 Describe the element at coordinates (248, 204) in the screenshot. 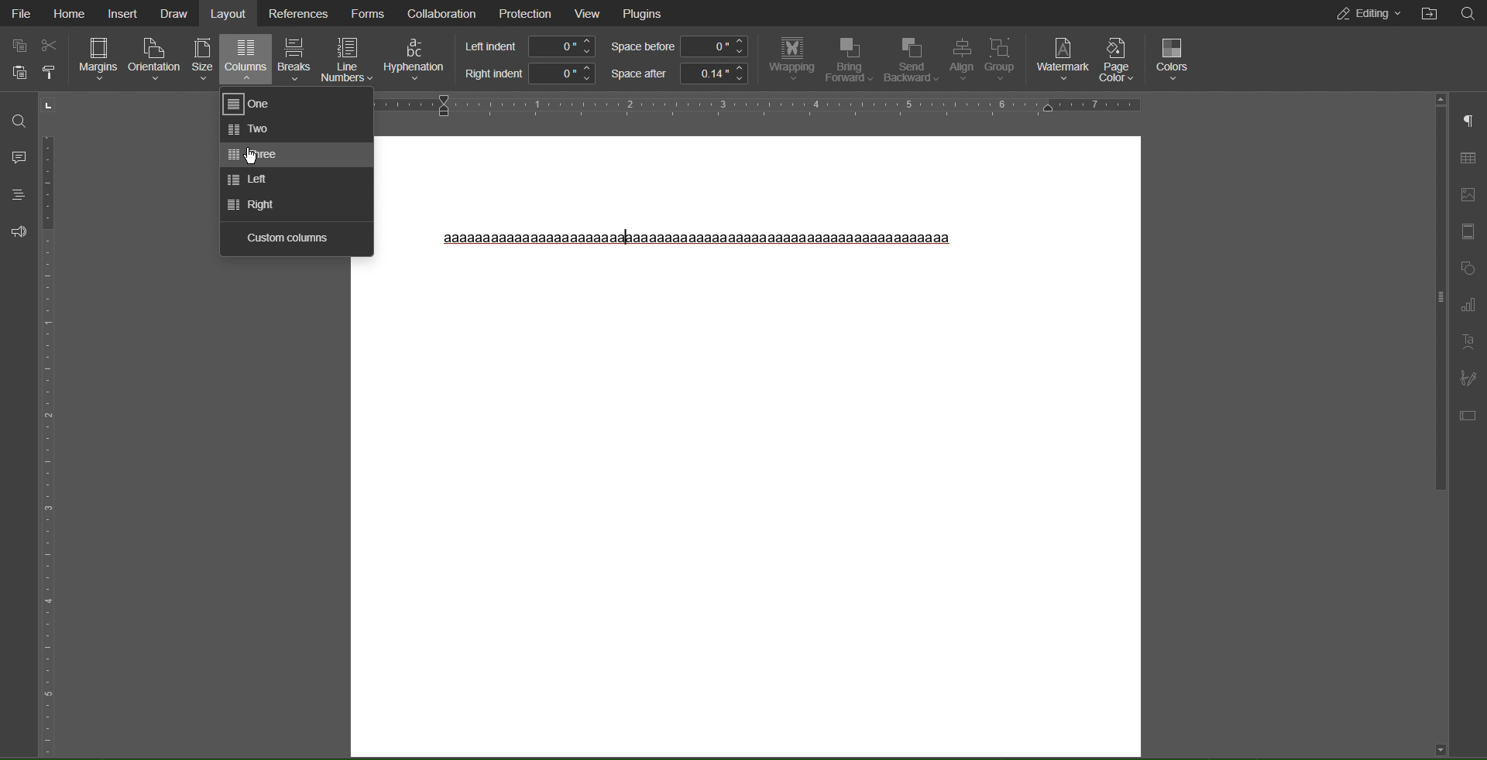

I see `Right` at that location.